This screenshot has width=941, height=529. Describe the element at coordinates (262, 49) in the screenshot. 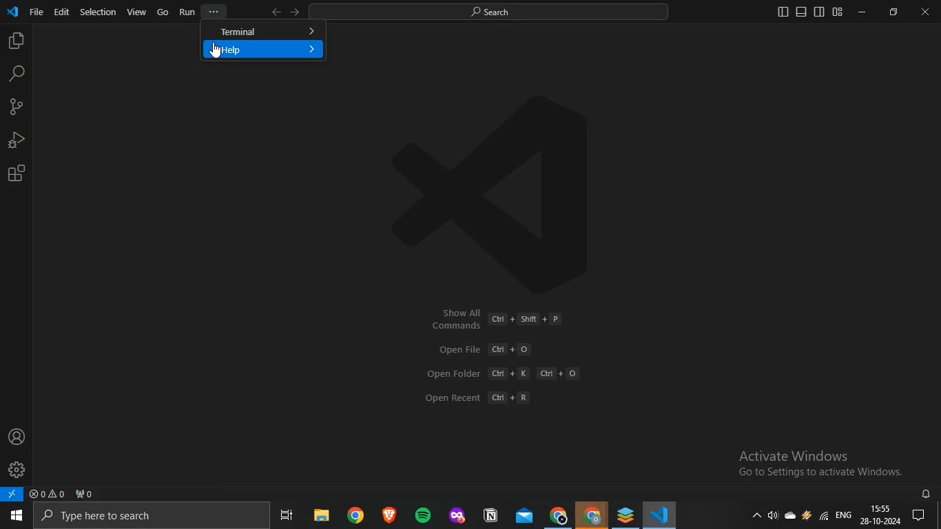

I see `help` at that location.